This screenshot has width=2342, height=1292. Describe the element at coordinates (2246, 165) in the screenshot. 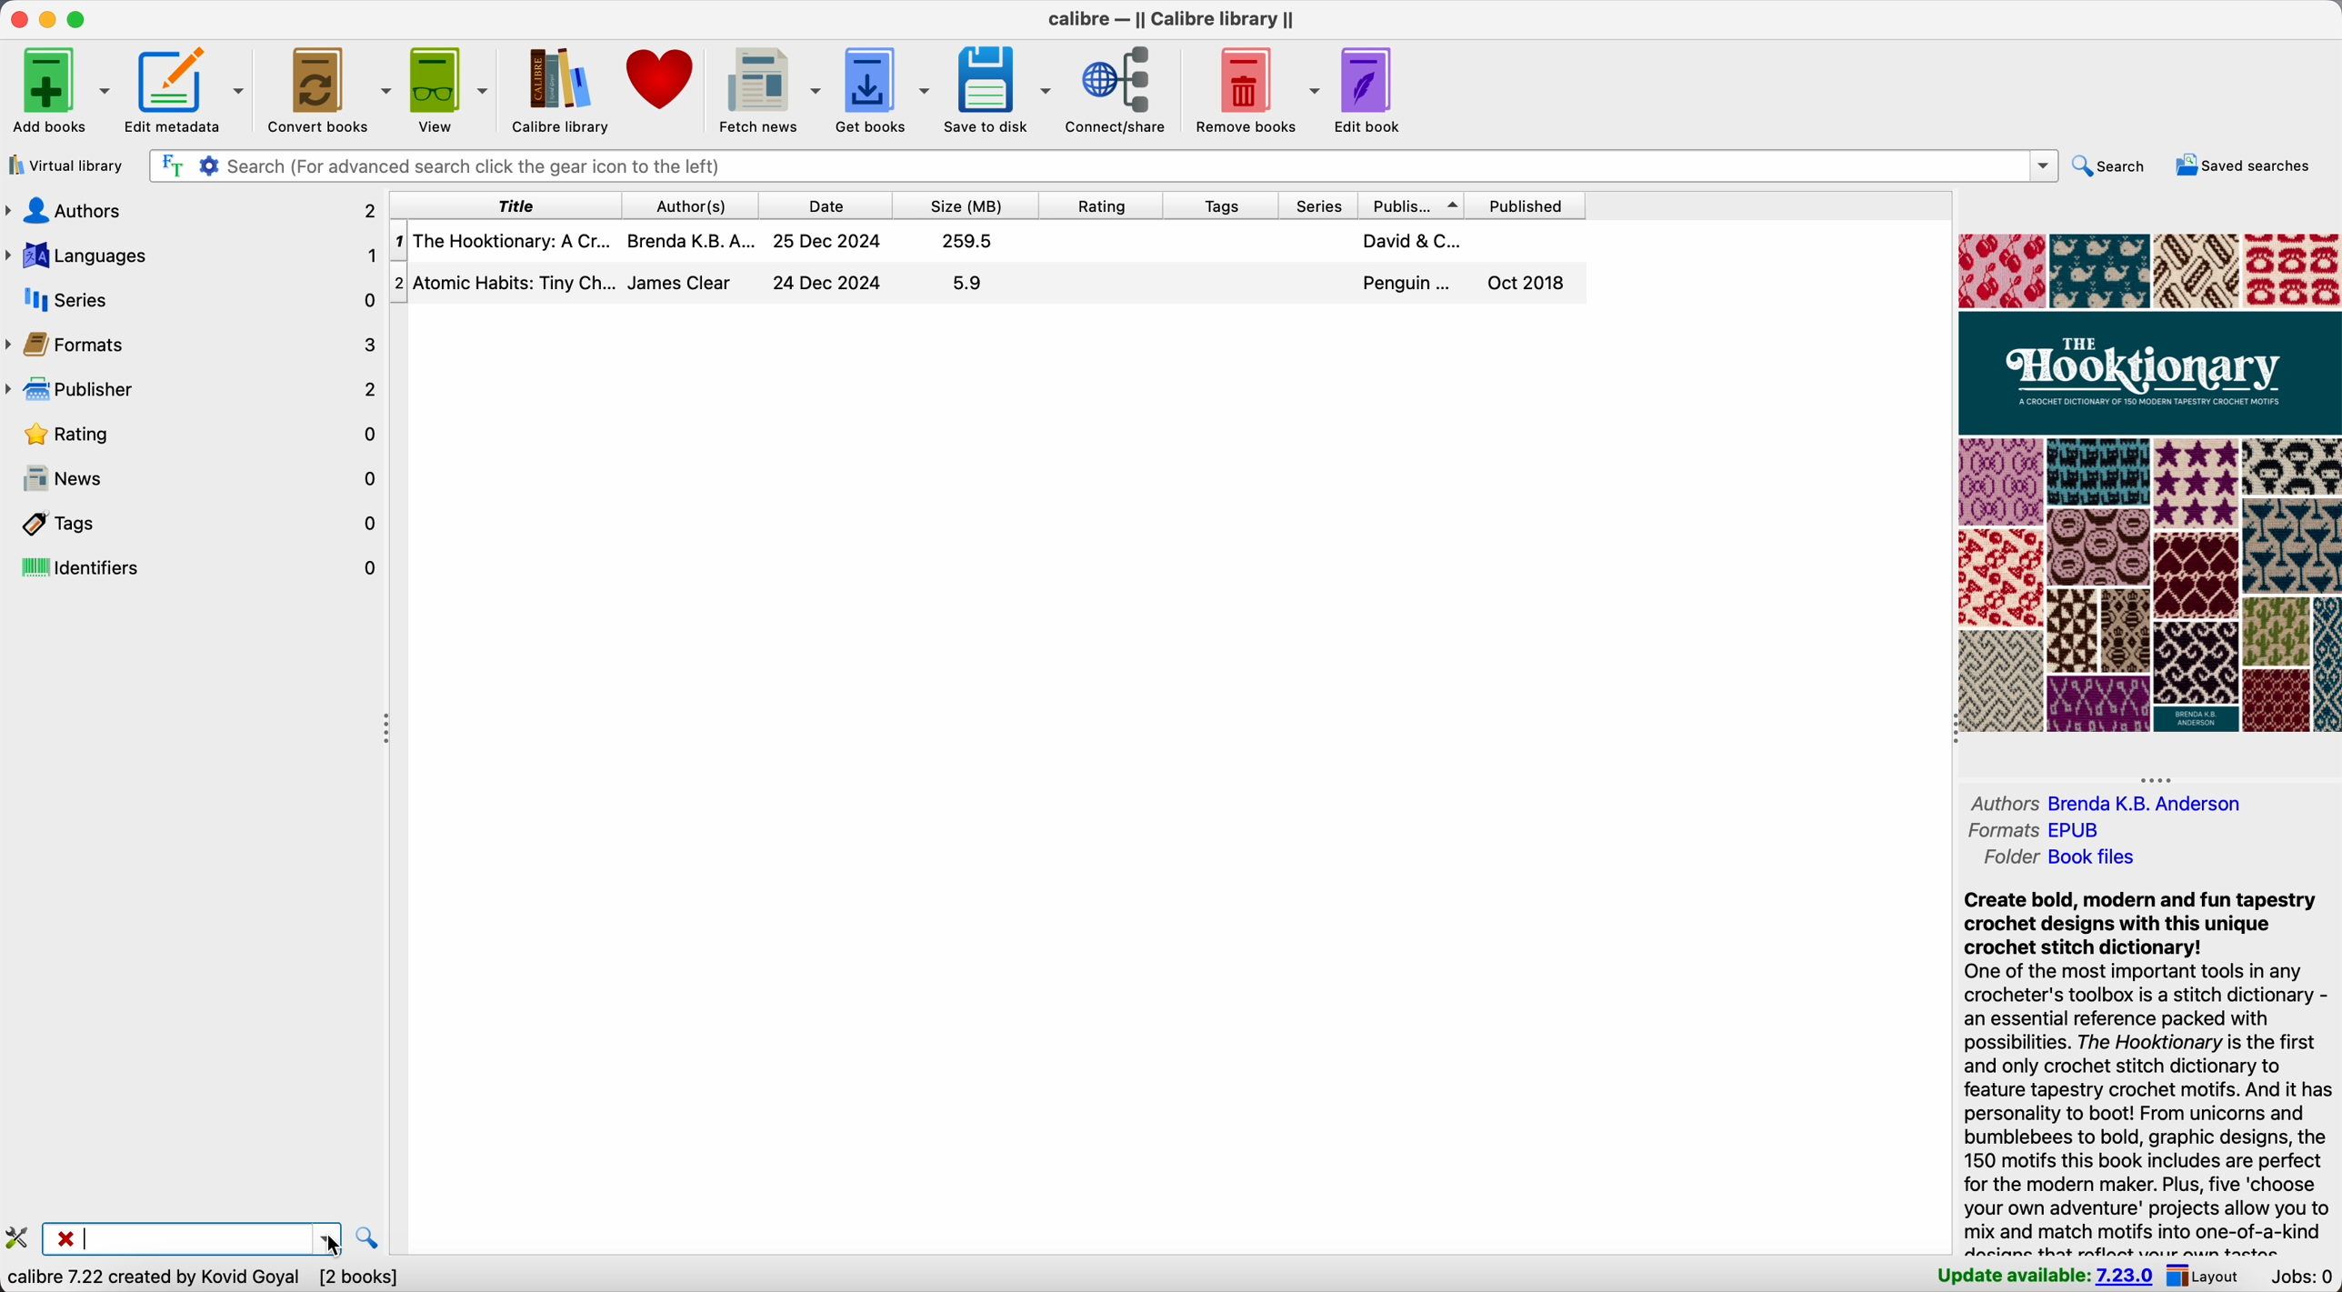

I see `saved searches` at that location.